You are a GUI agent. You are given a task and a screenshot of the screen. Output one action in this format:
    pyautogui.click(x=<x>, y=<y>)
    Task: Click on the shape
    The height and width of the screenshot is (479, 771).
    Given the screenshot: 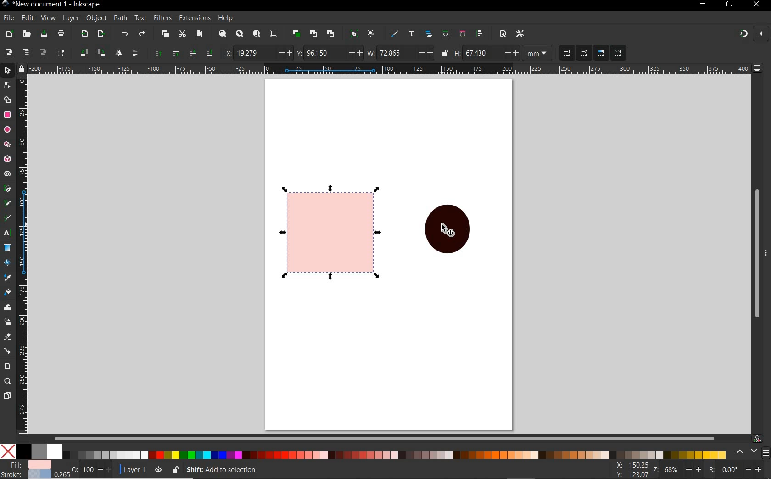 What is the action you would take?
    pyautogui.click(x=448, y=229)
    